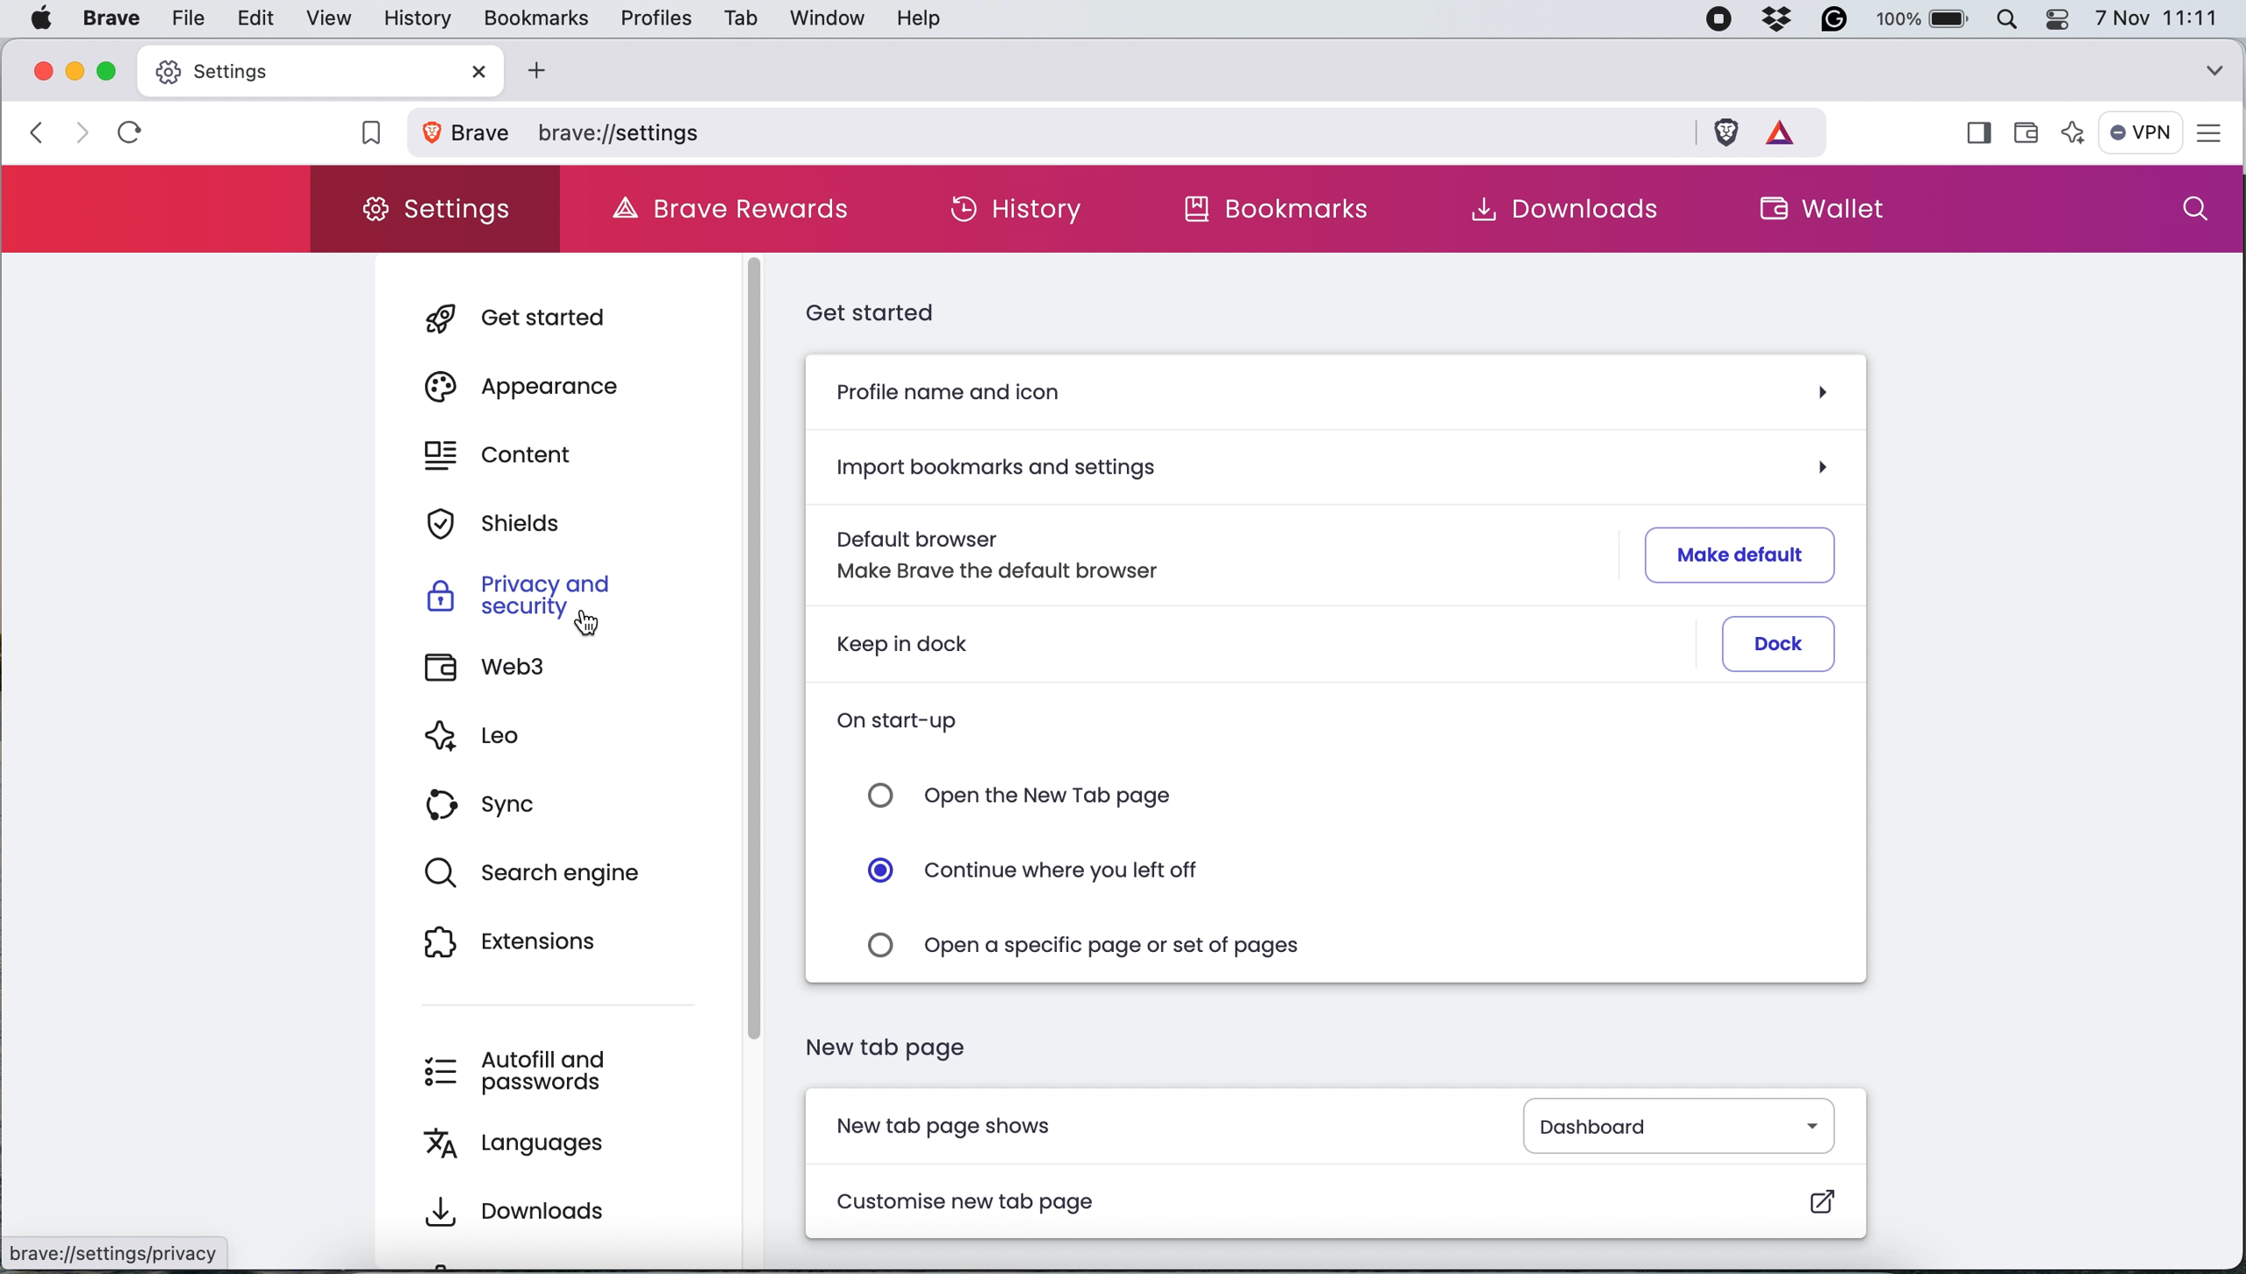 The width and height of the screenshot is (2246, 1274). Describe the element at coordinates (1283, 210) in the screenshot. I see `bookmarks` at that location.